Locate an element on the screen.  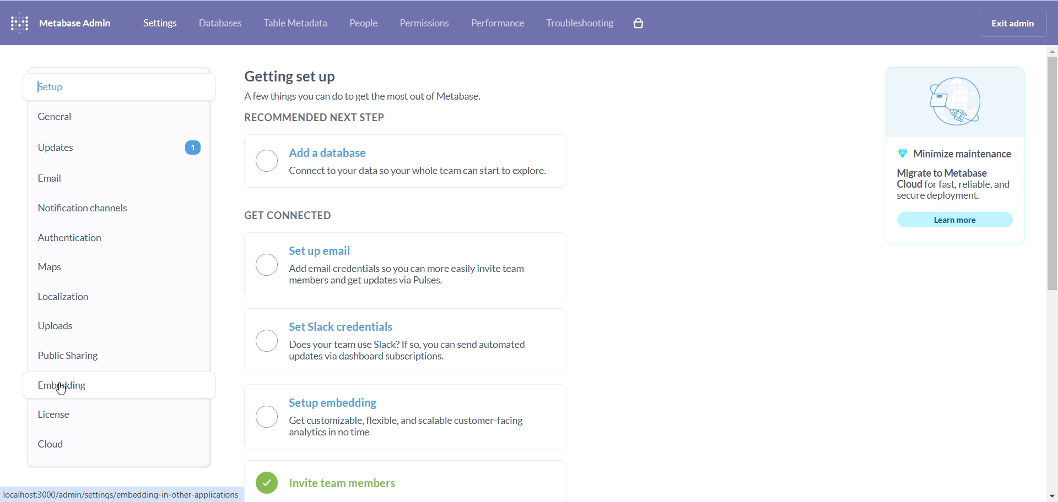
Getting set up. A few things you can do to get the most out of Metabase.RECOMMENDED NEXT STEP is located at coordinates (375, 97).